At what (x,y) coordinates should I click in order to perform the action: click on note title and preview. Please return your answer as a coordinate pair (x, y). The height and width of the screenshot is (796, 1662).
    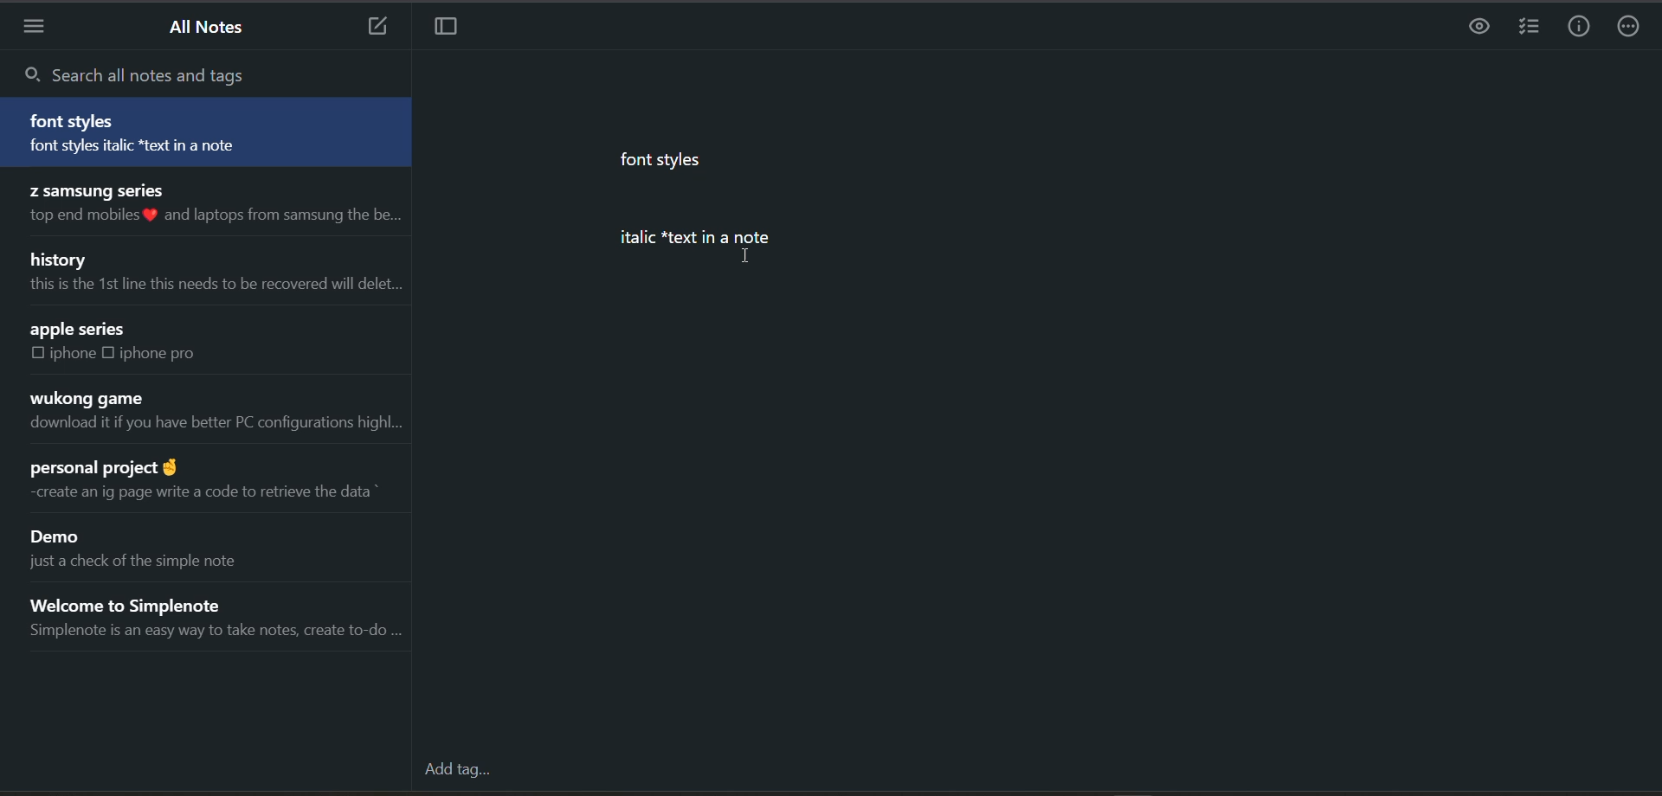
    Looking at the image, I should click on (154, 547).